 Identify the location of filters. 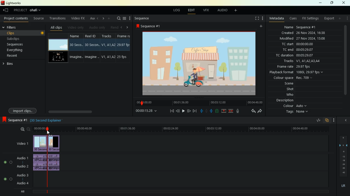
(16, 27).